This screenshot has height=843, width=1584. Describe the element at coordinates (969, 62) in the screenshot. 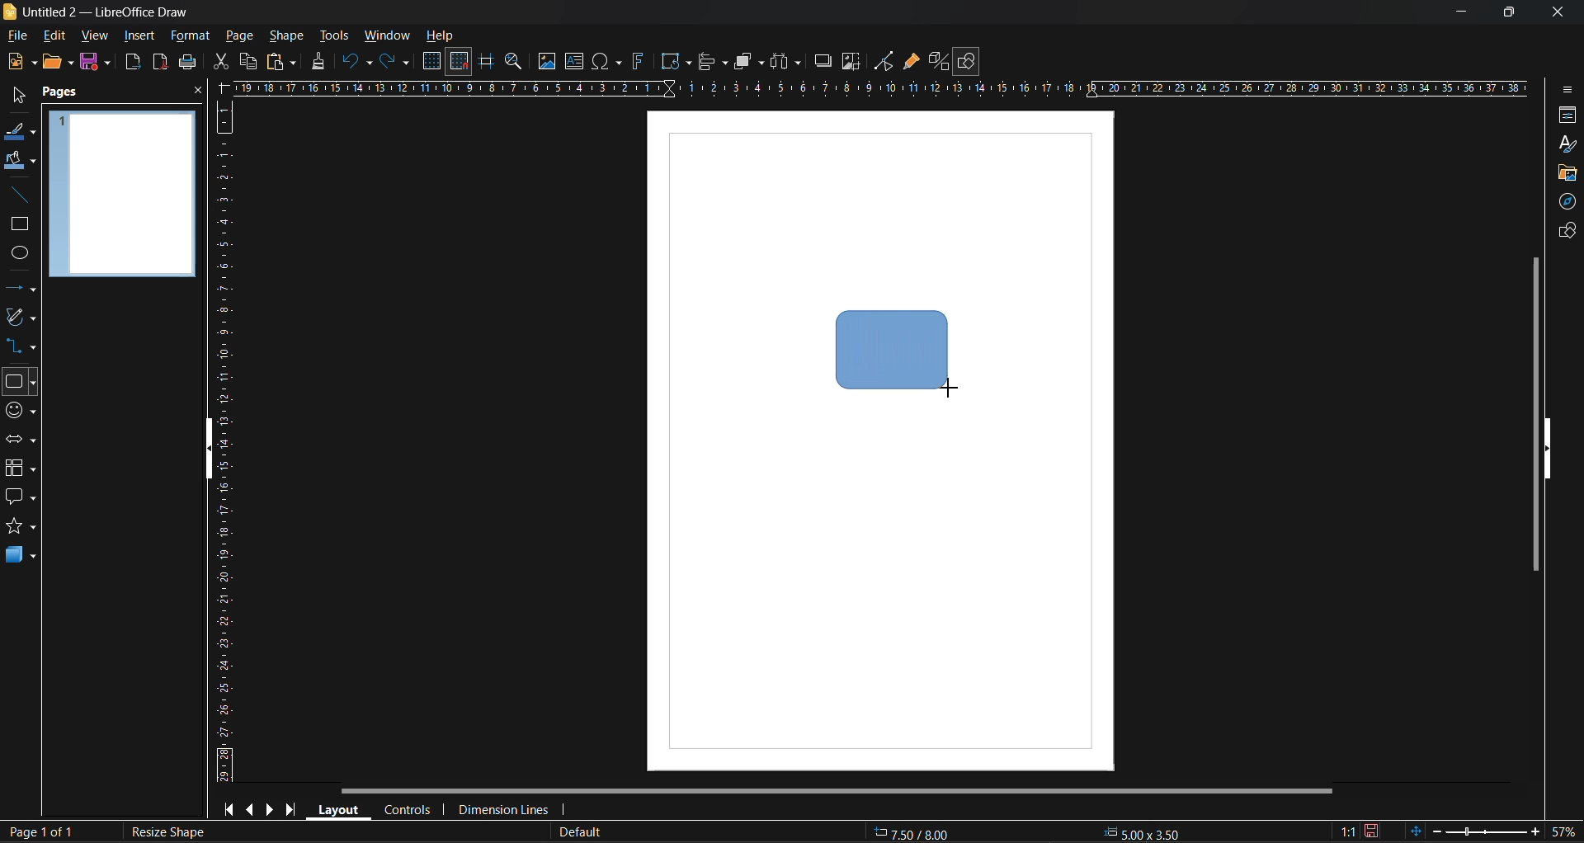

I see `show draw functions` at that location.